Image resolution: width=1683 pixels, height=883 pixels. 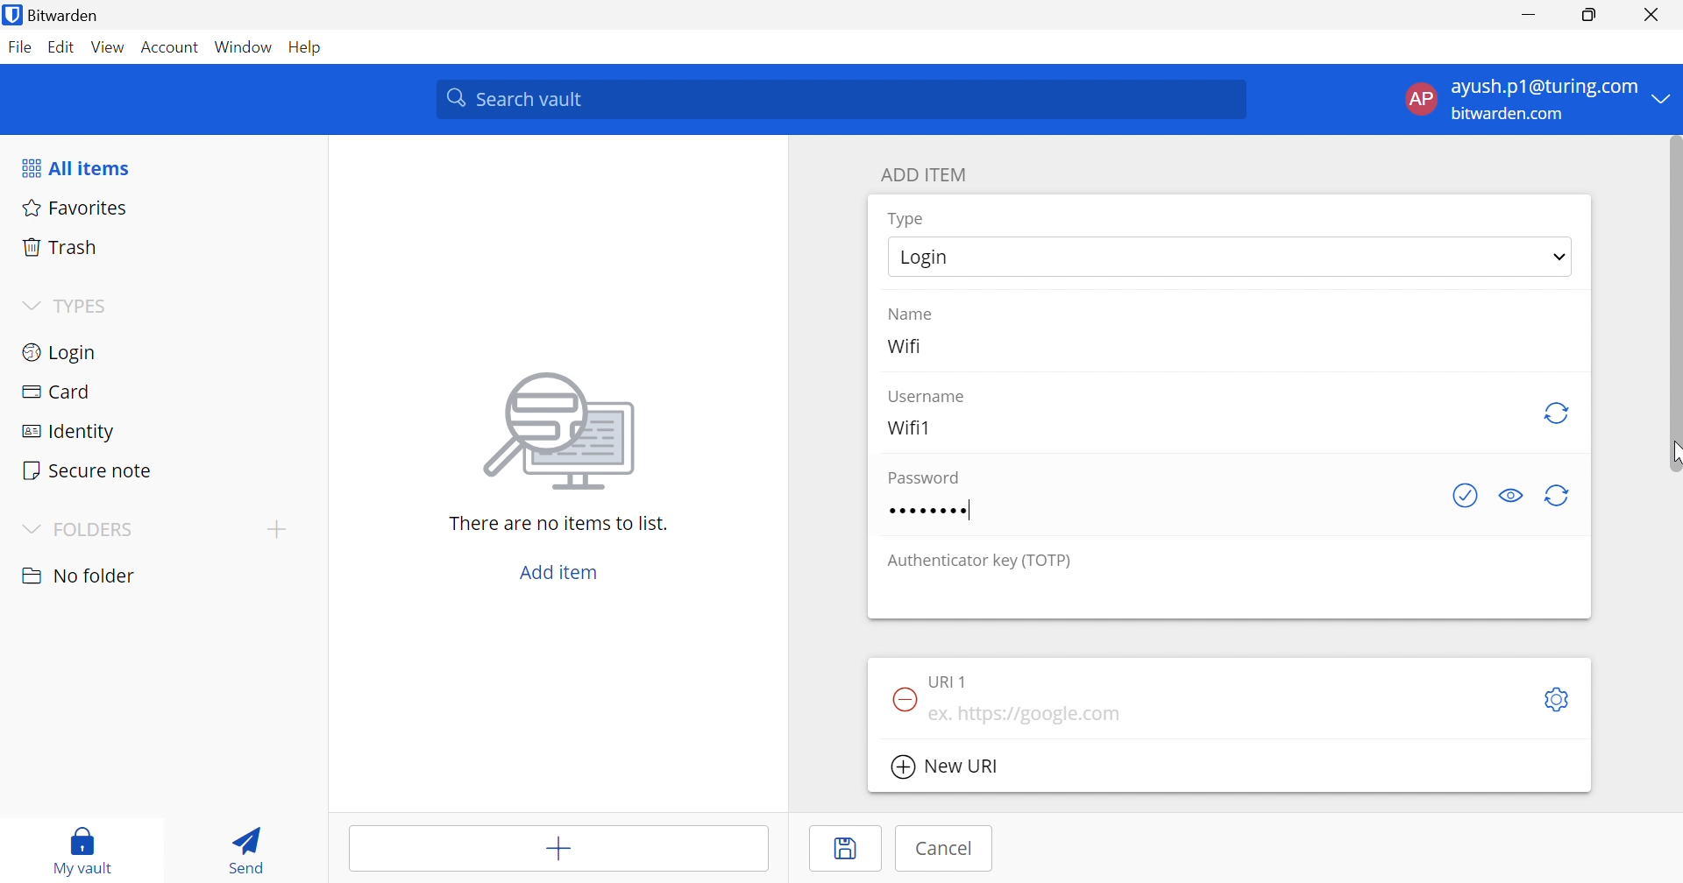 What do you see at coordinates (71, 433) in the screenshot?
I see `Identity` at bounding box center [71, 433].